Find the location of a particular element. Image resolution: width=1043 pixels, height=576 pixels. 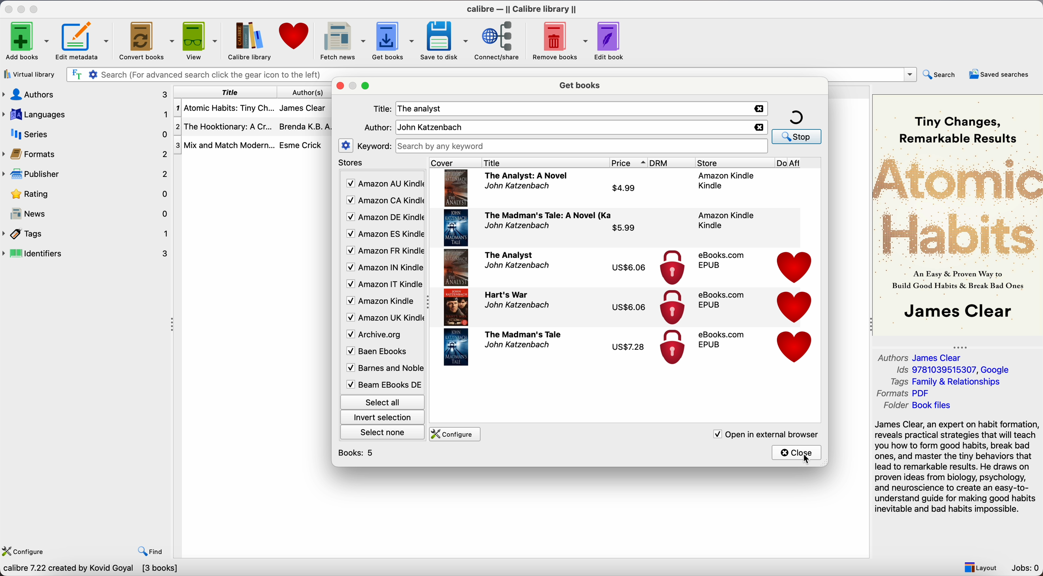

The Analyst: A Novel is located at coordinates (527, 176).